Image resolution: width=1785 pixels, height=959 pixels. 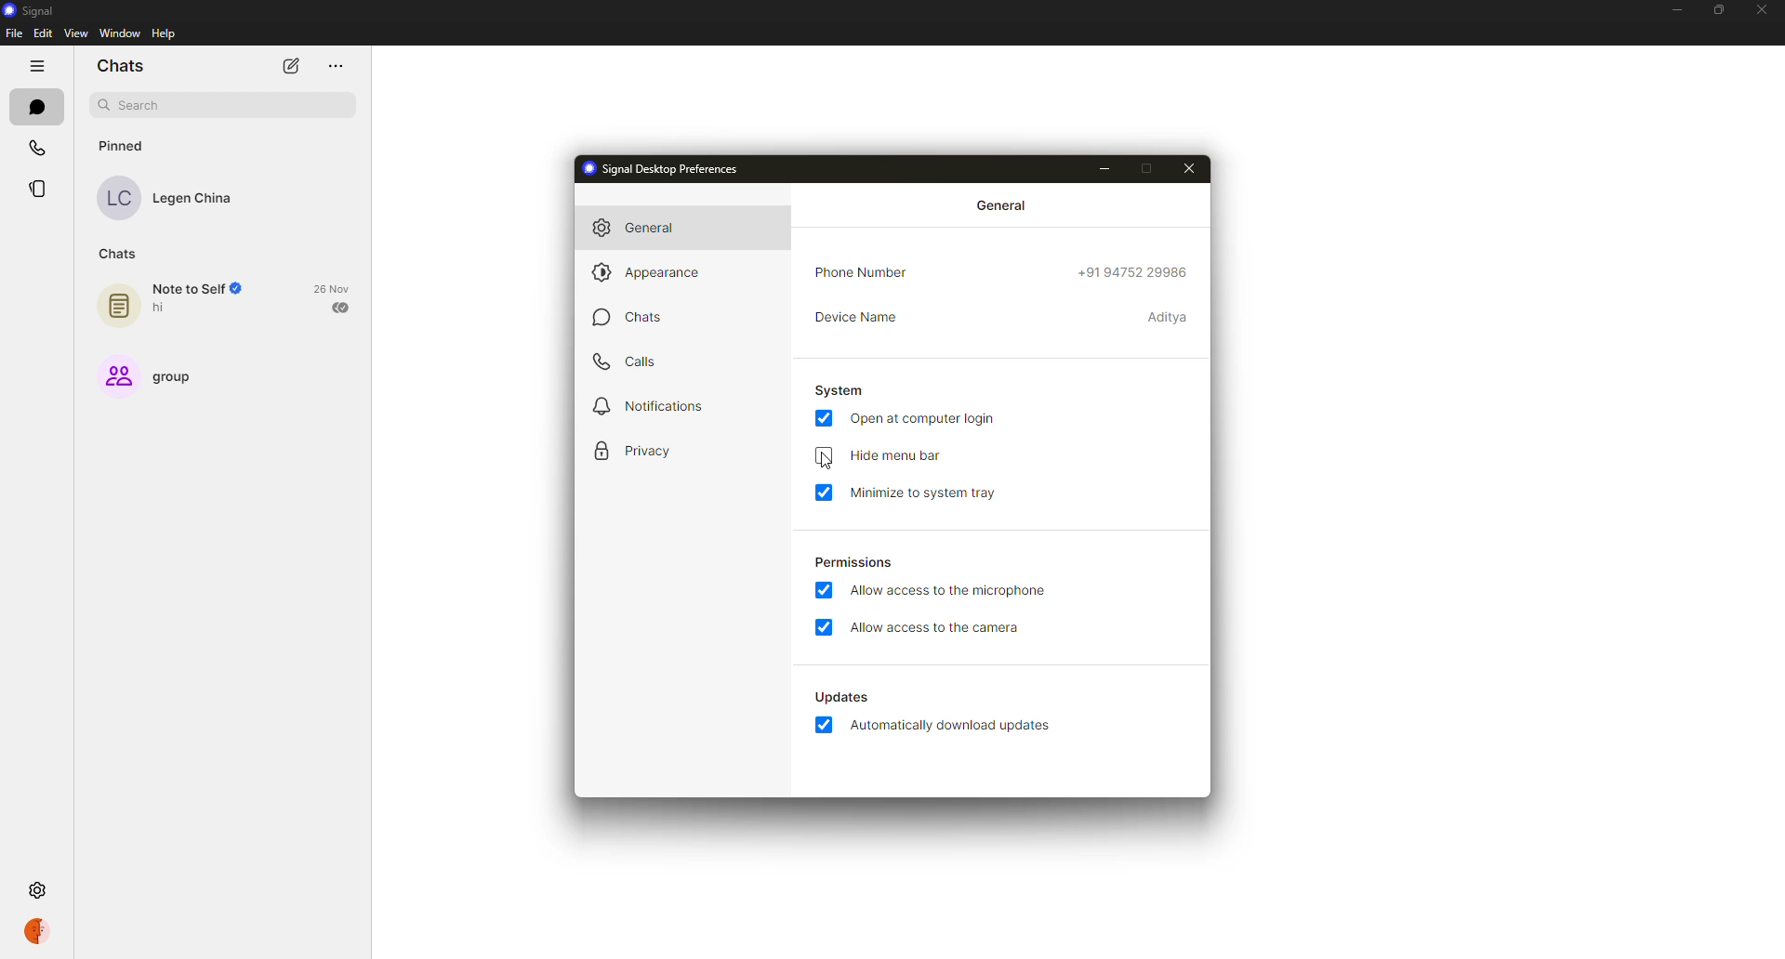 I want to click on hide tabs, so click(x=37, y=67).